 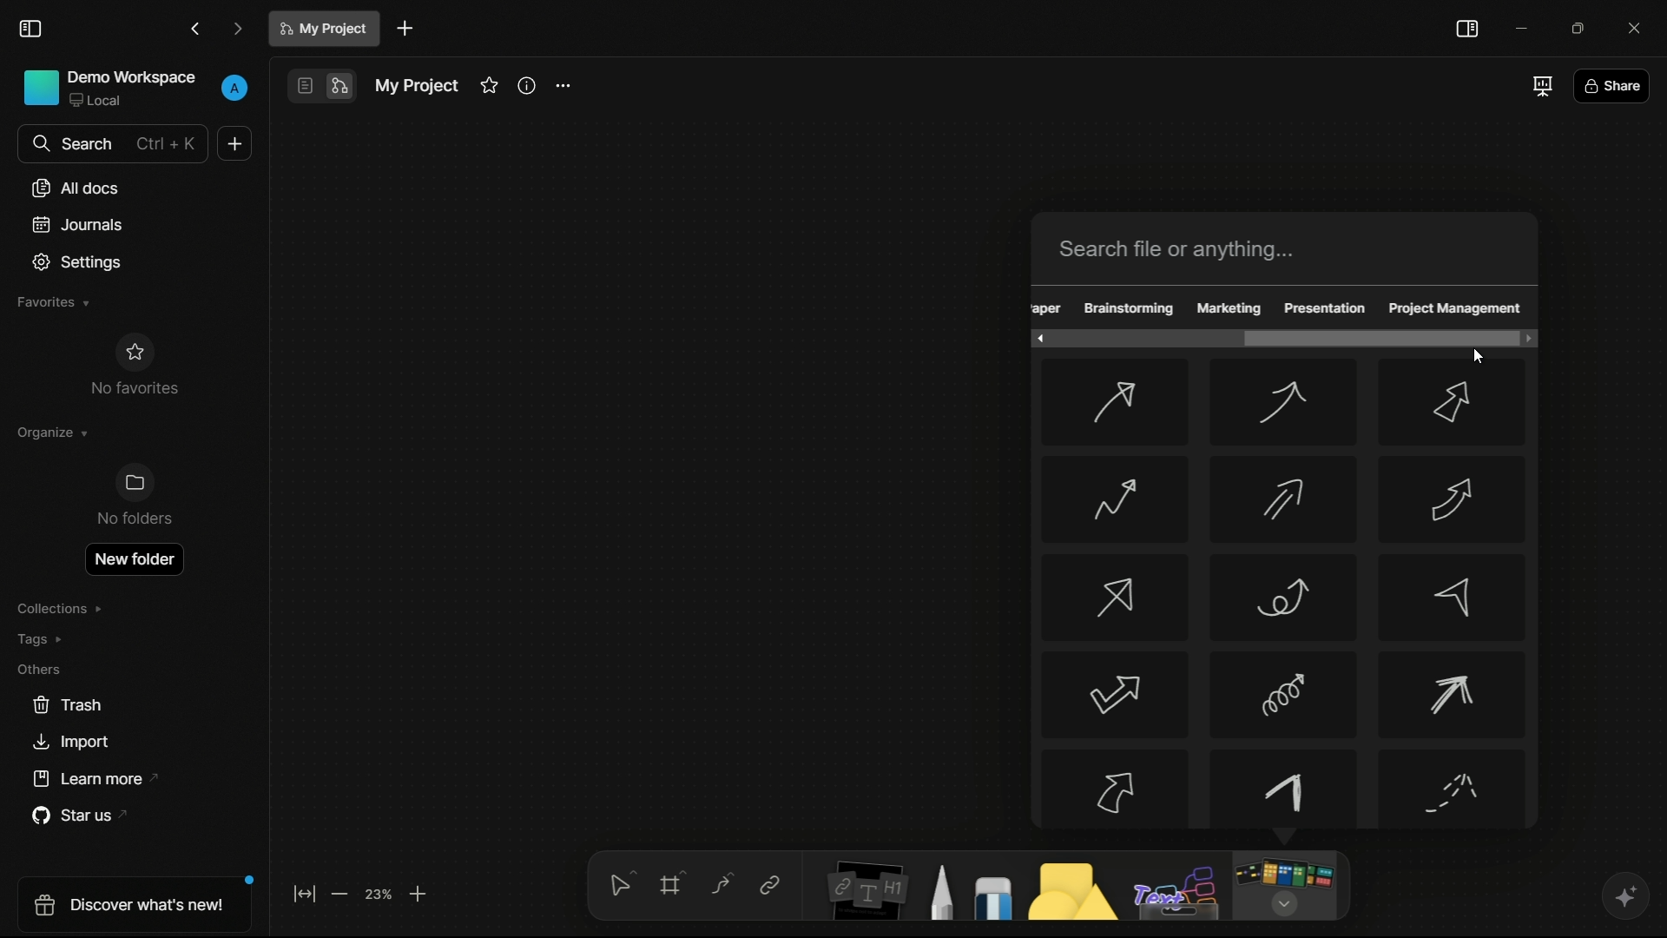 What do you see at coordinates (1455, 404) in the screenshot?
I see `arrow-3` at bounding box center [1455, 404].